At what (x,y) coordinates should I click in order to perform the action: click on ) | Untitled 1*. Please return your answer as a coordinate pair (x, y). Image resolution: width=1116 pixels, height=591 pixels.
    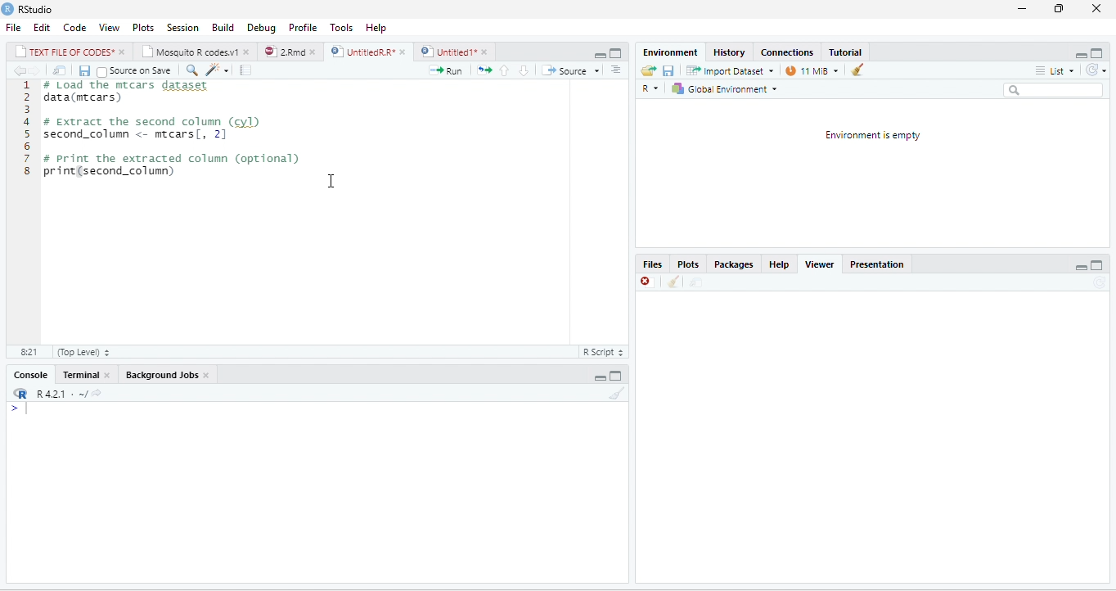
    Looking at the image, I should click on (448, 52).